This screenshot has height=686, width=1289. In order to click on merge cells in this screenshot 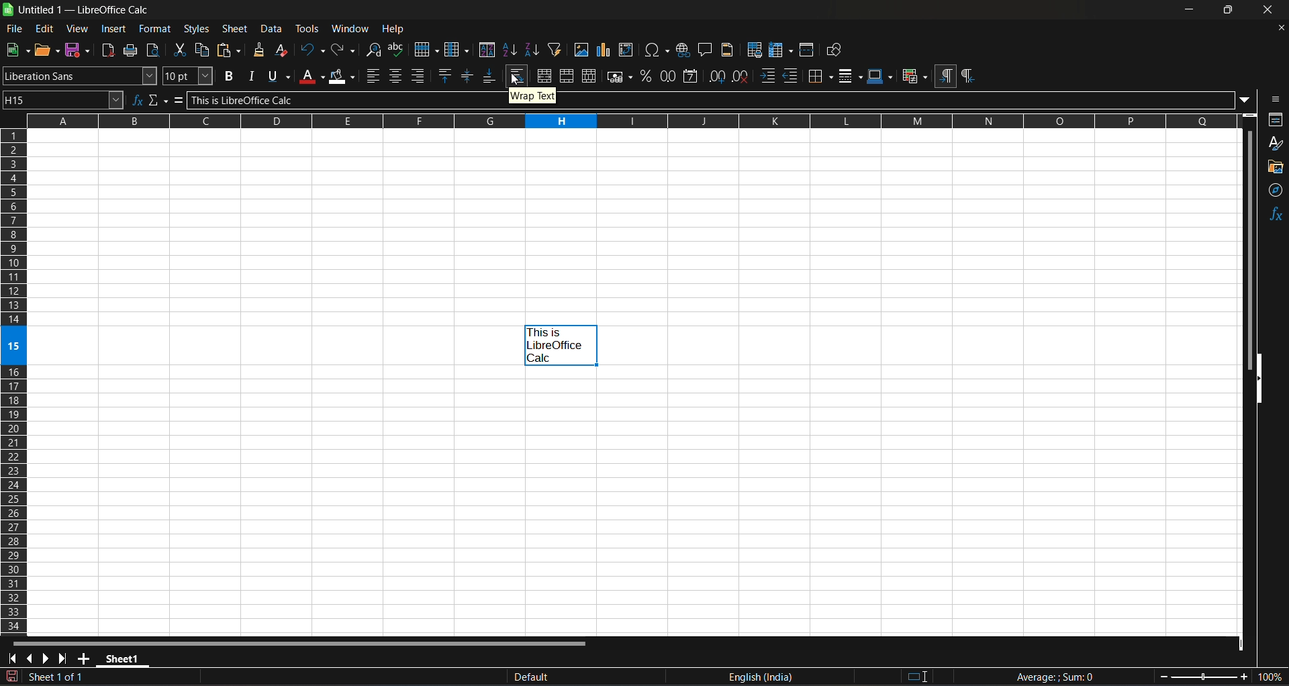, I will do `click(566, 76)`.